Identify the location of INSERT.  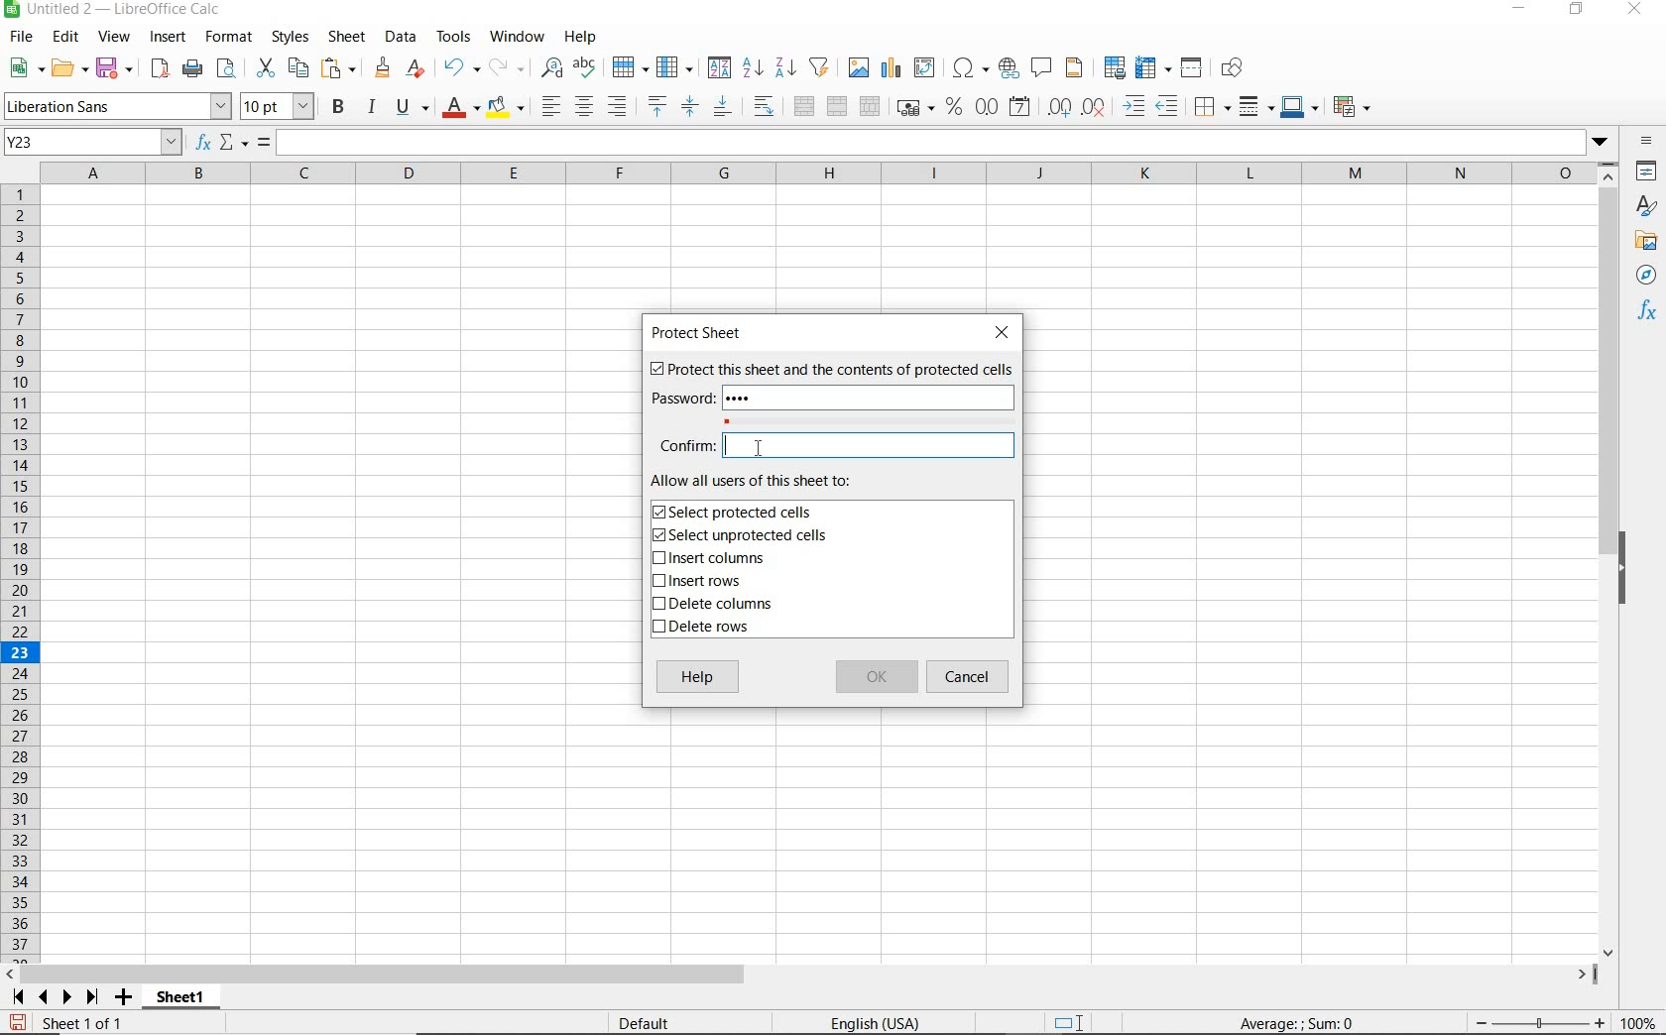
(169, 38).